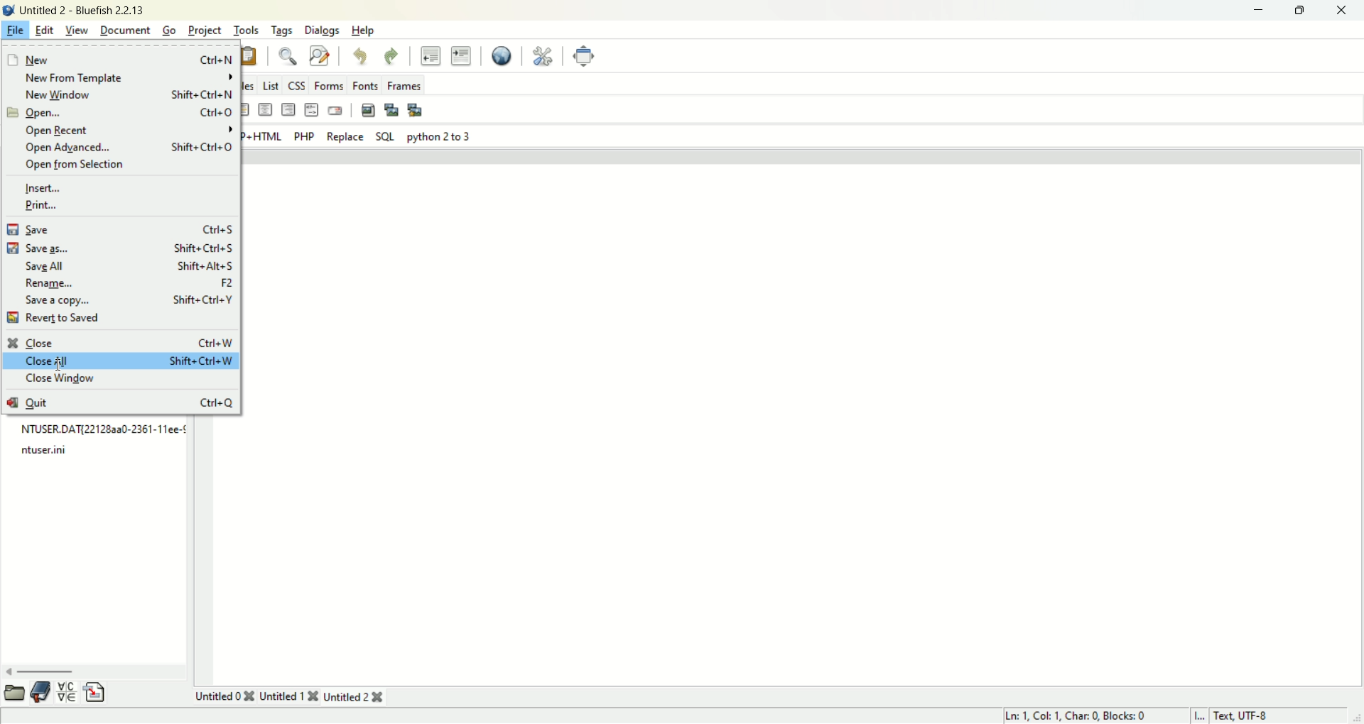 This screenshot has width=1364, height=724. I want to click on rename, so click(129, 282).